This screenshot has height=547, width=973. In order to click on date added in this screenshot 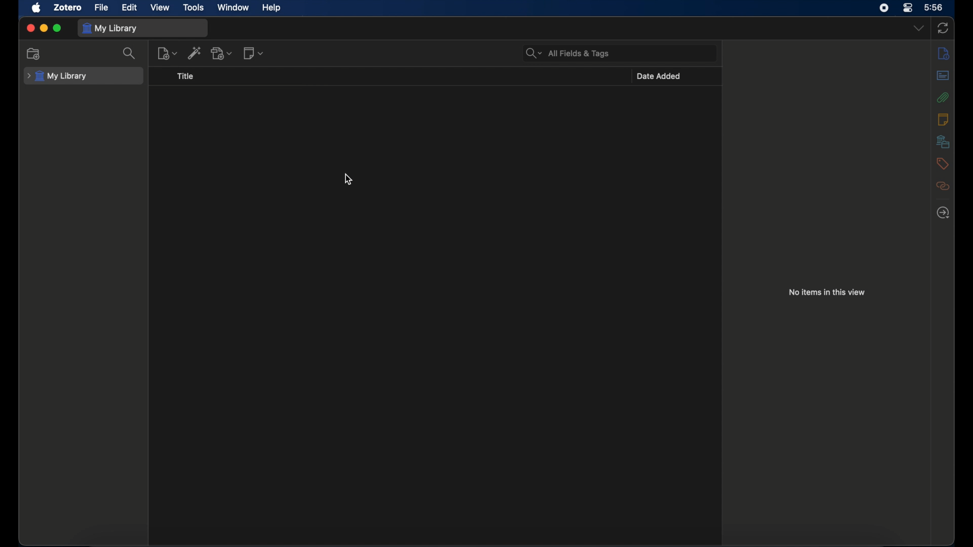, I will do `click(660, 76)`.